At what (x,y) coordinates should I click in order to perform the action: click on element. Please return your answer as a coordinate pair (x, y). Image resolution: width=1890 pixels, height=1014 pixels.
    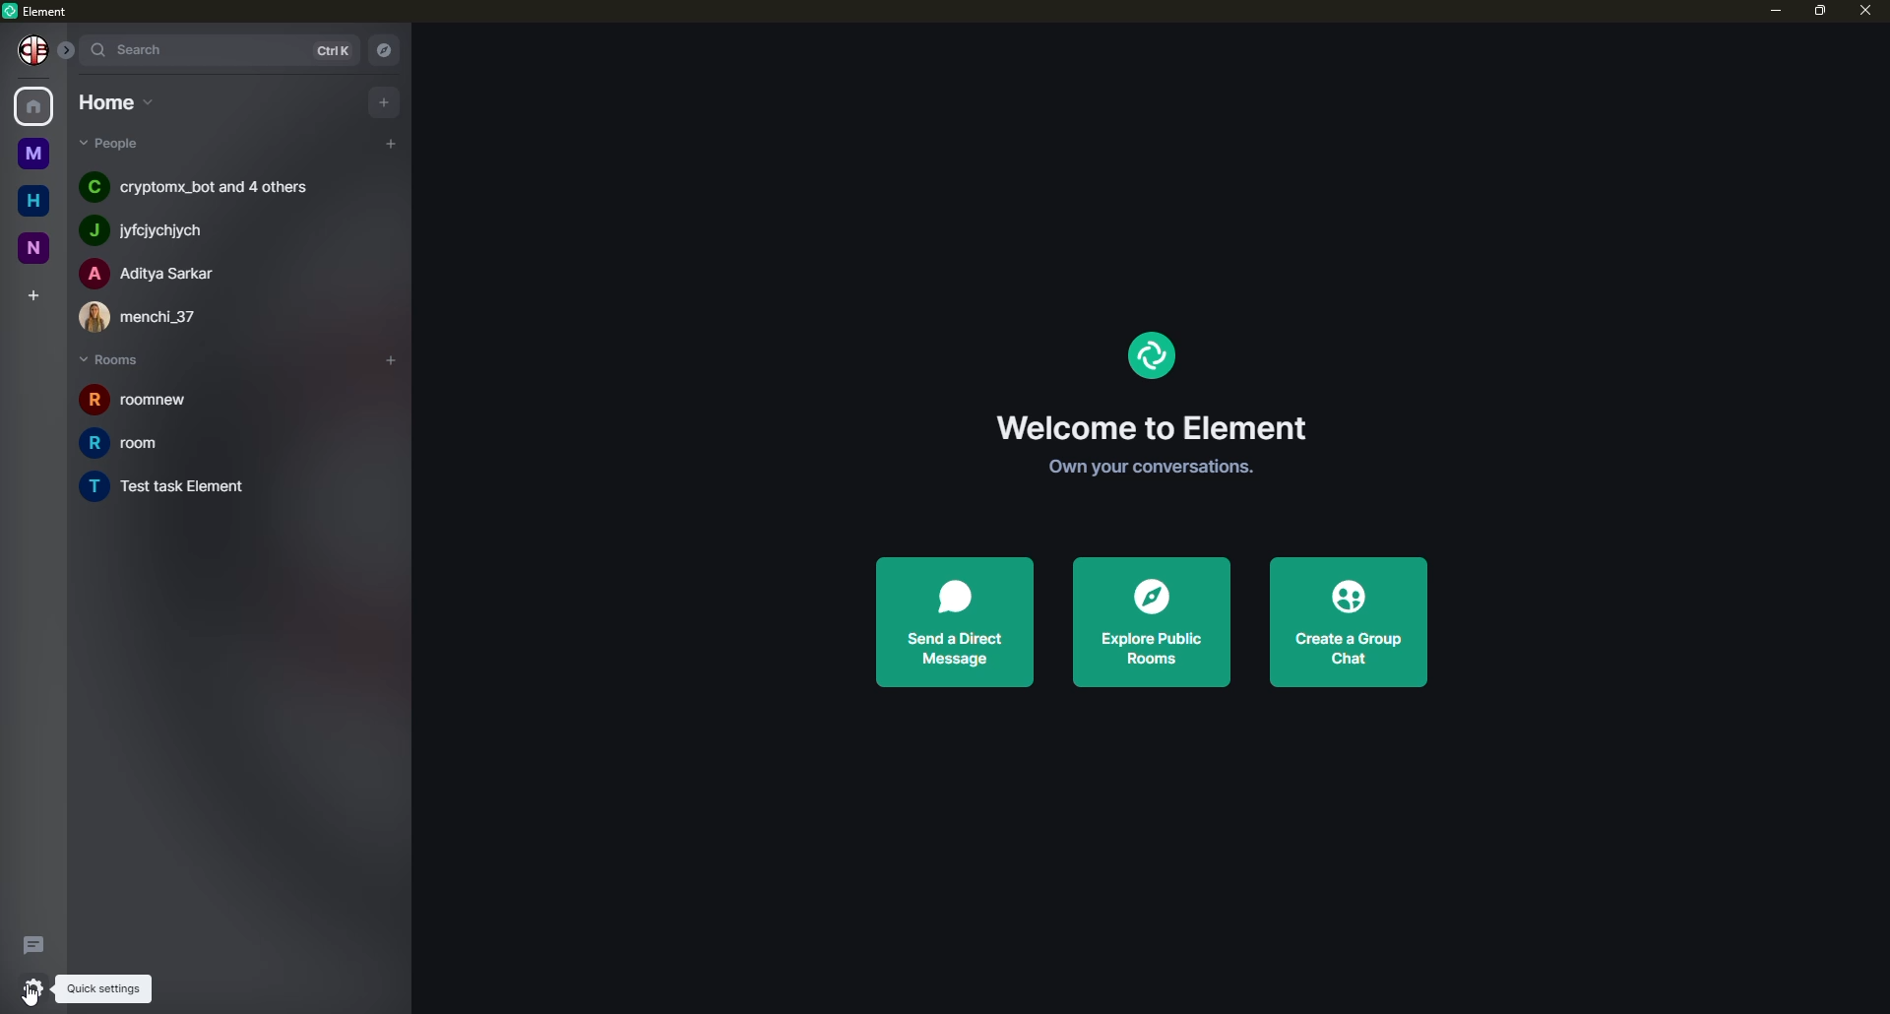
    Looking at the image, I should click on (1148, 355).